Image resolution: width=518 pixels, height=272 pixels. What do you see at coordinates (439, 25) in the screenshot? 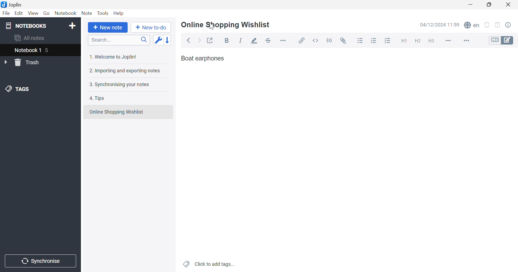
I see `04/12/2024 11:57` at bounding box center [439, 25].